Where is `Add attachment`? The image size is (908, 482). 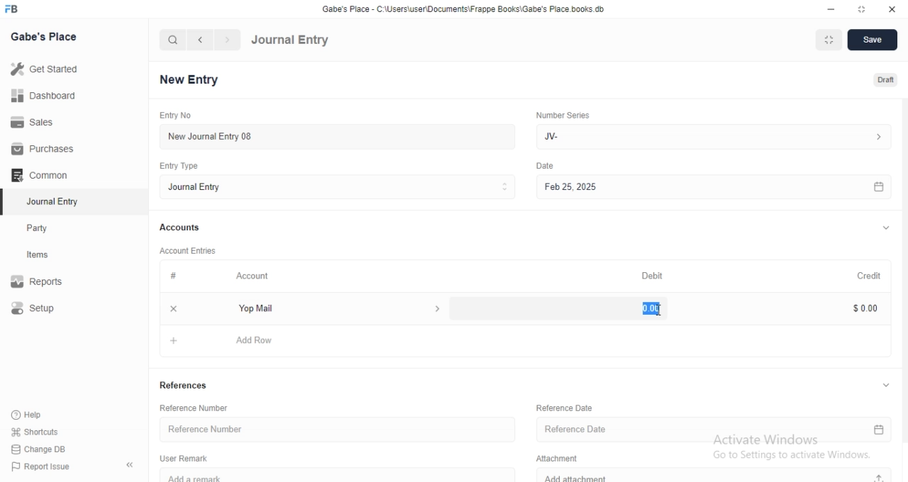 Add attachment is located at coordinates (716, 476).